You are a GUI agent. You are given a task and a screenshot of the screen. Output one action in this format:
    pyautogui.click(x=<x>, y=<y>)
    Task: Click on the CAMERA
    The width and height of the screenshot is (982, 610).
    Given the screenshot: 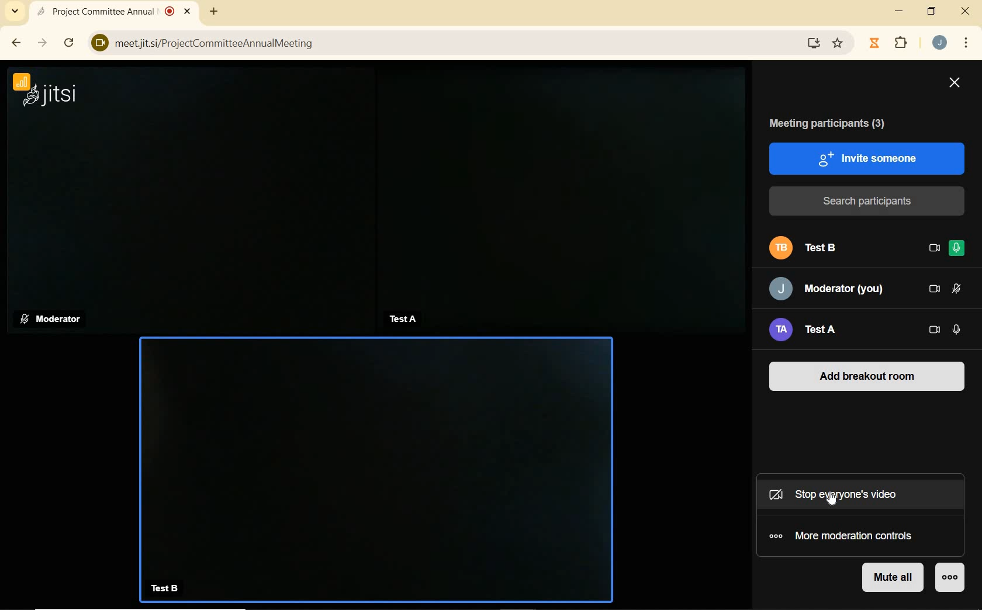 What is the action you would take?
    pyautogui.click(x=935, y=289)
    